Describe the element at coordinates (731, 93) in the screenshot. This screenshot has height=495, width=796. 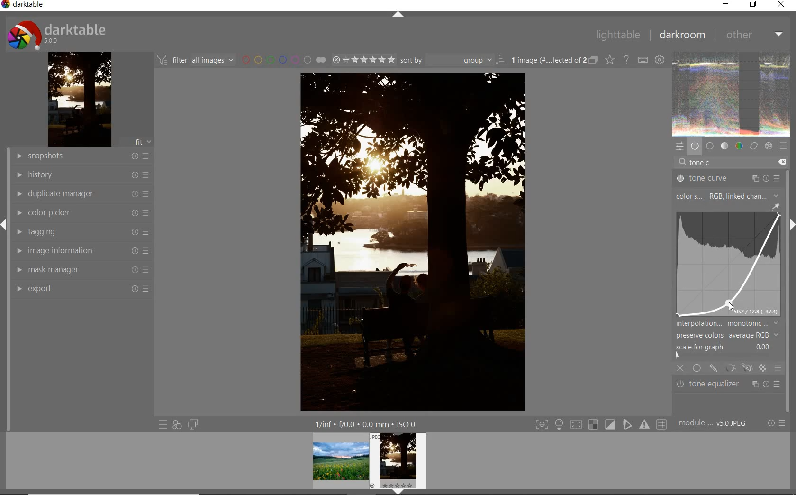
I see `image` at that location.